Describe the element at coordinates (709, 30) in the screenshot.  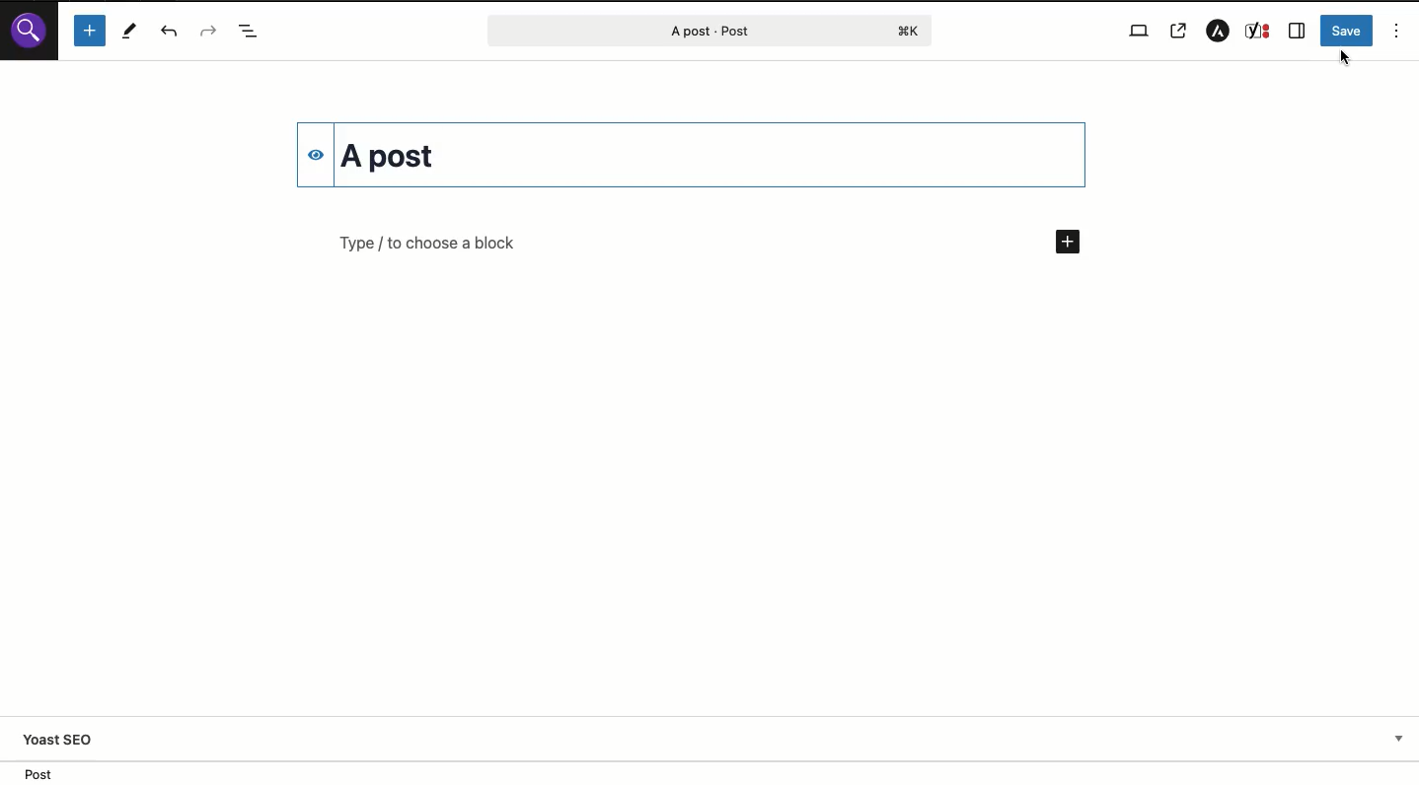
I see `Post` at that location.